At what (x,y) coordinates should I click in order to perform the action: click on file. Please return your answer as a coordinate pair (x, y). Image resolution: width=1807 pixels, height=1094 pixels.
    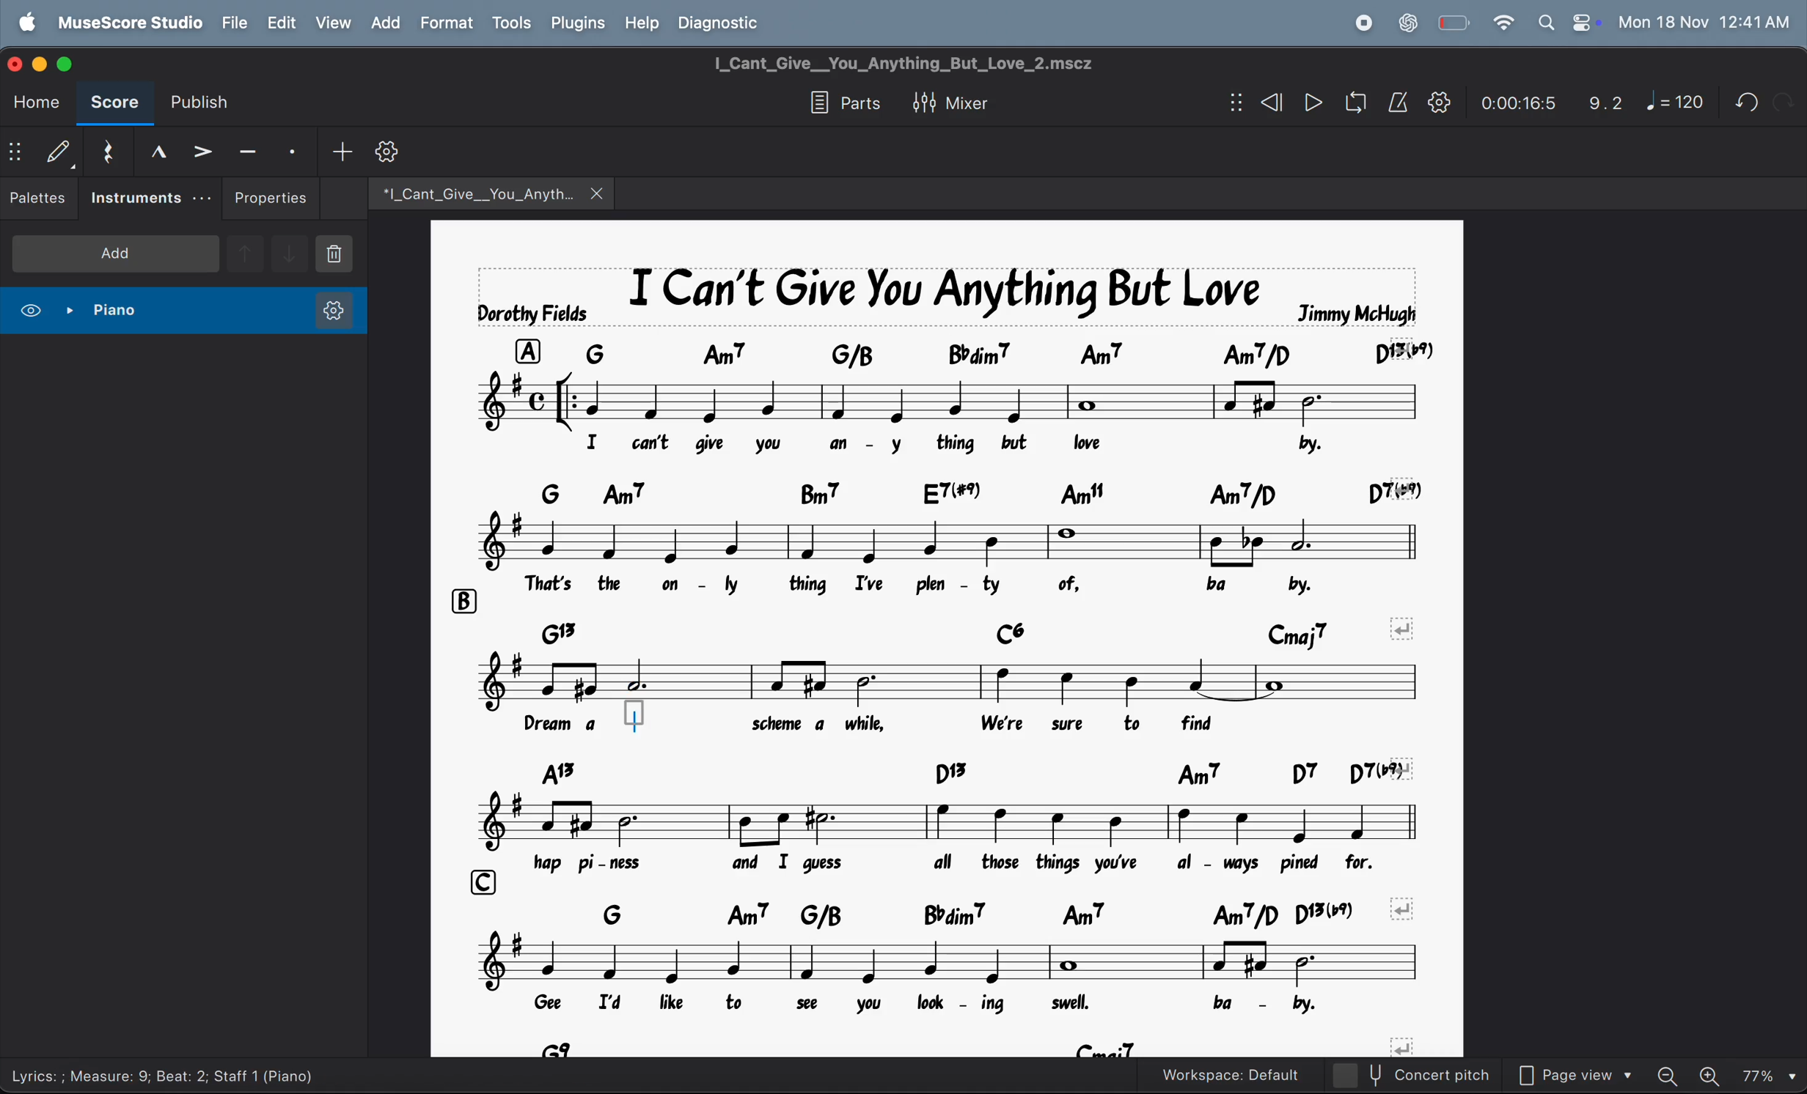
    Looking at the image, I should click on (234, 24).